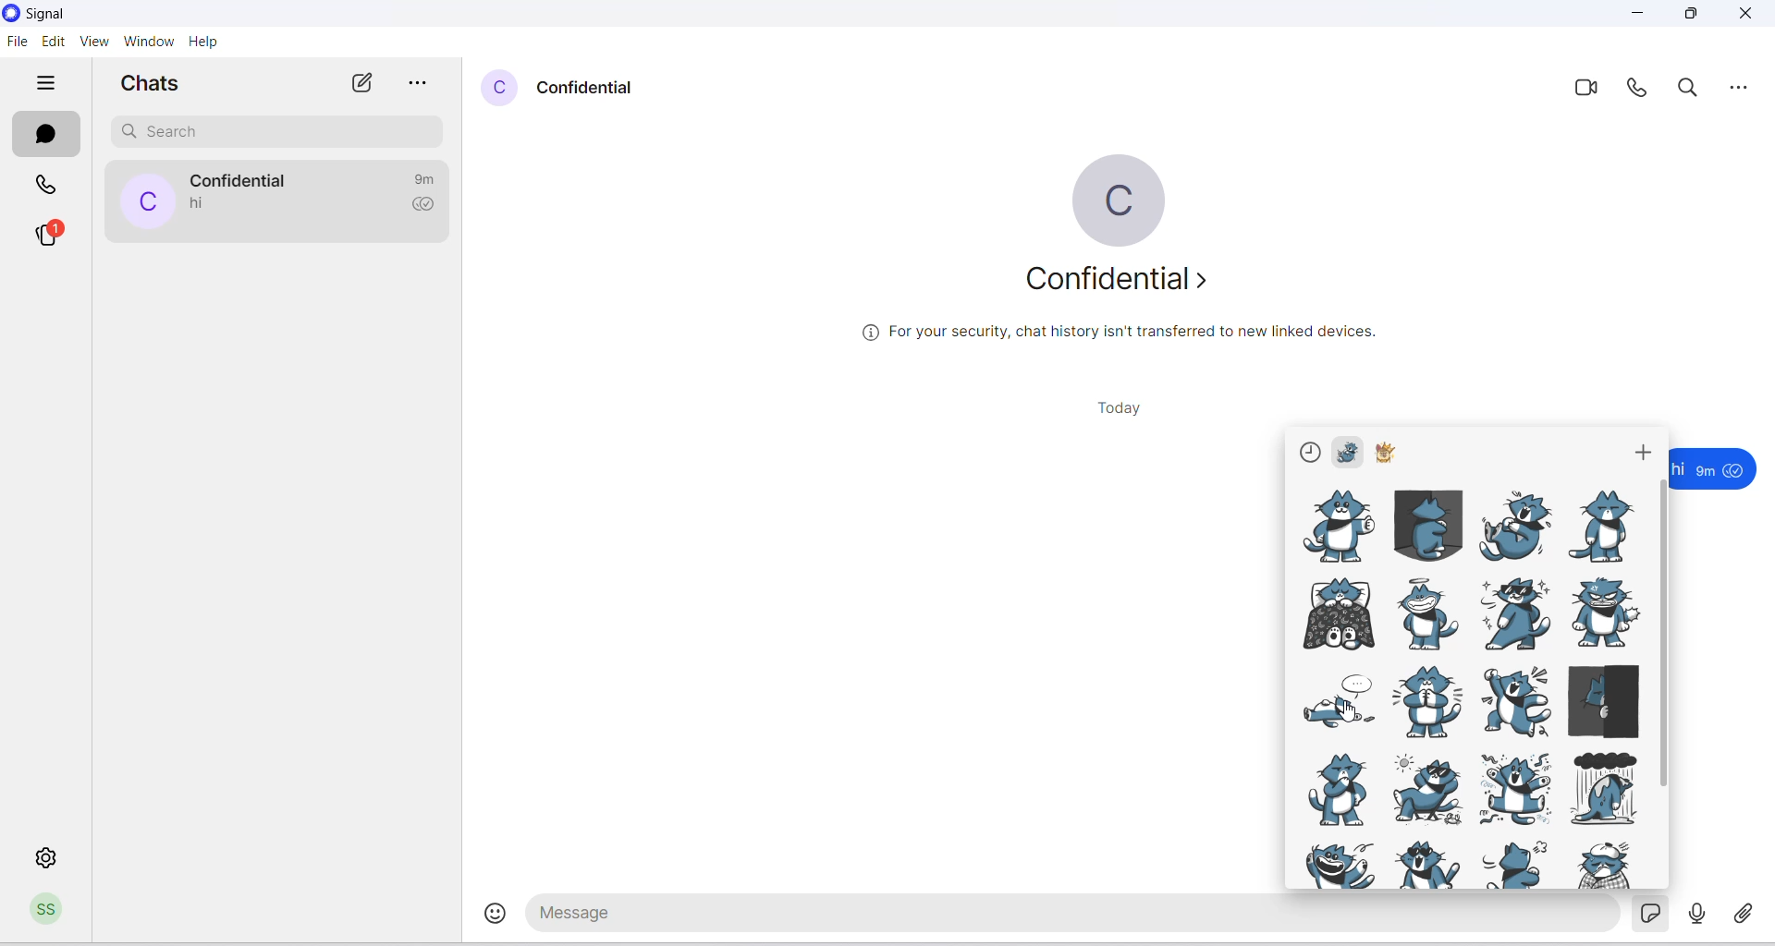 The width and height of the screenshot is (1775, 946). I want to click on share attachment, so click(1749, 911).